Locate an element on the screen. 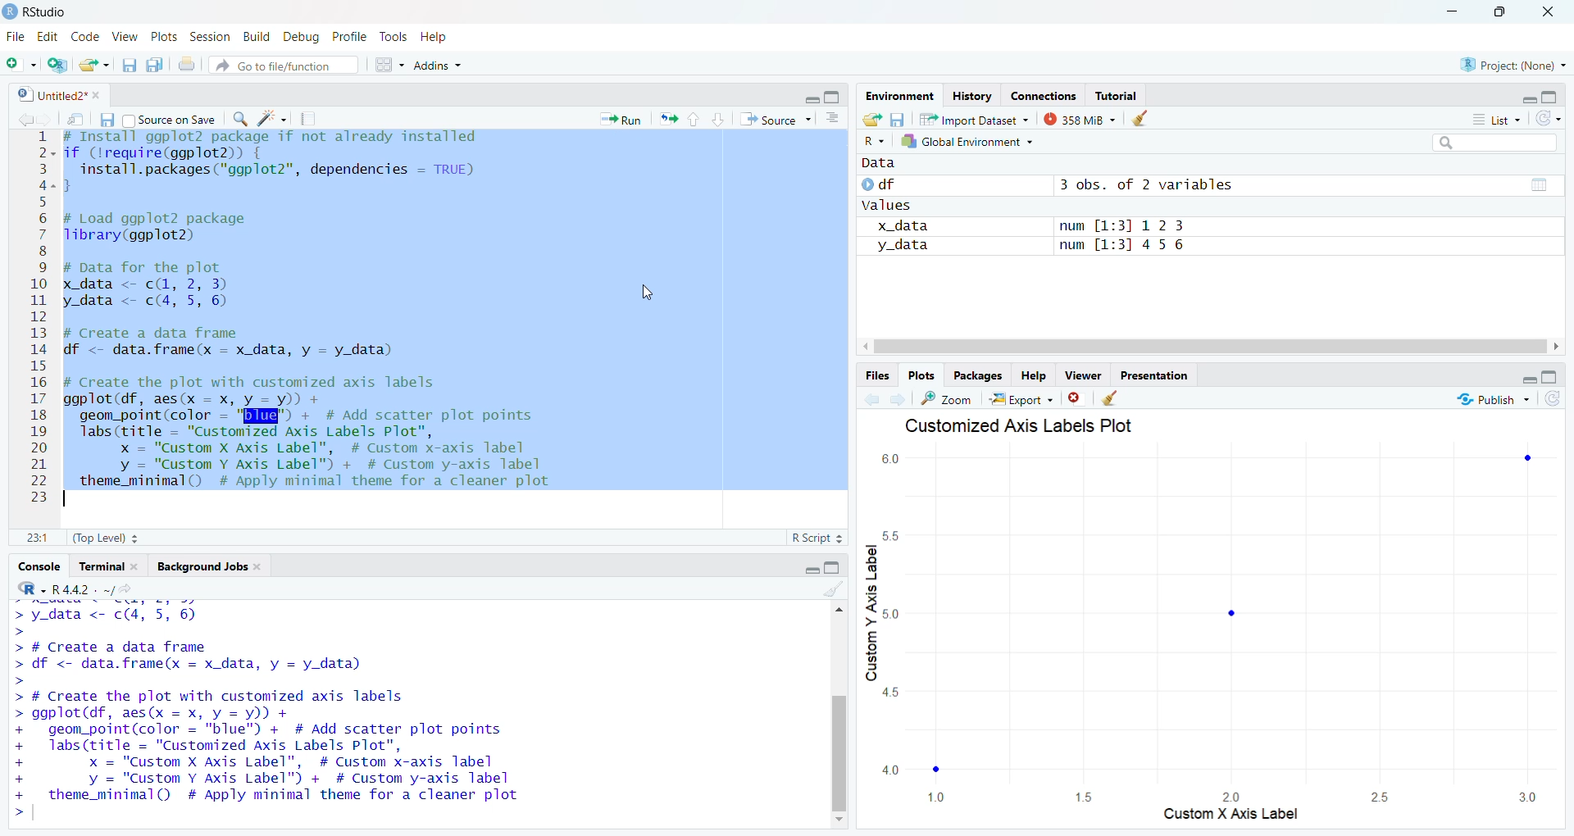 The height and width of the screenshot is (836, 1574). back is located at coordinates (26, 120).